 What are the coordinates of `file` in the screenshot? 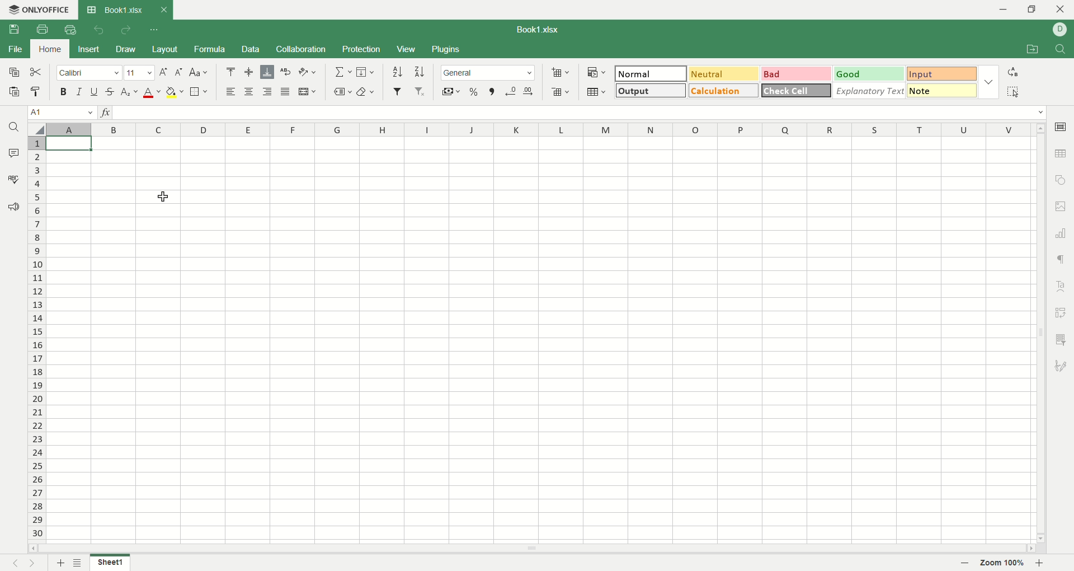 It's located at (15, 50).